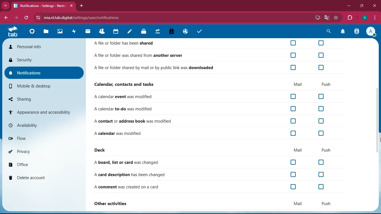 This screenshot has height=214, width=381. I want to click on close, so click(73, 6).